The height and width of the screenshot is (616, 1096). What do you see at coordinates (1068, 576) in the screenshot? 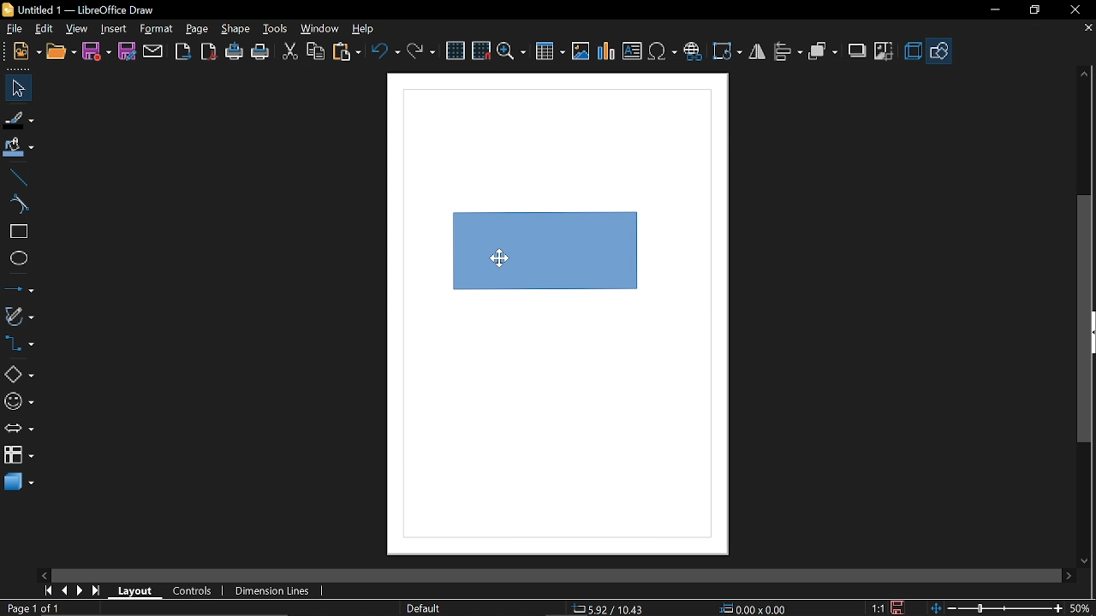
I see `Move right` at bounding box center [1068, 576].